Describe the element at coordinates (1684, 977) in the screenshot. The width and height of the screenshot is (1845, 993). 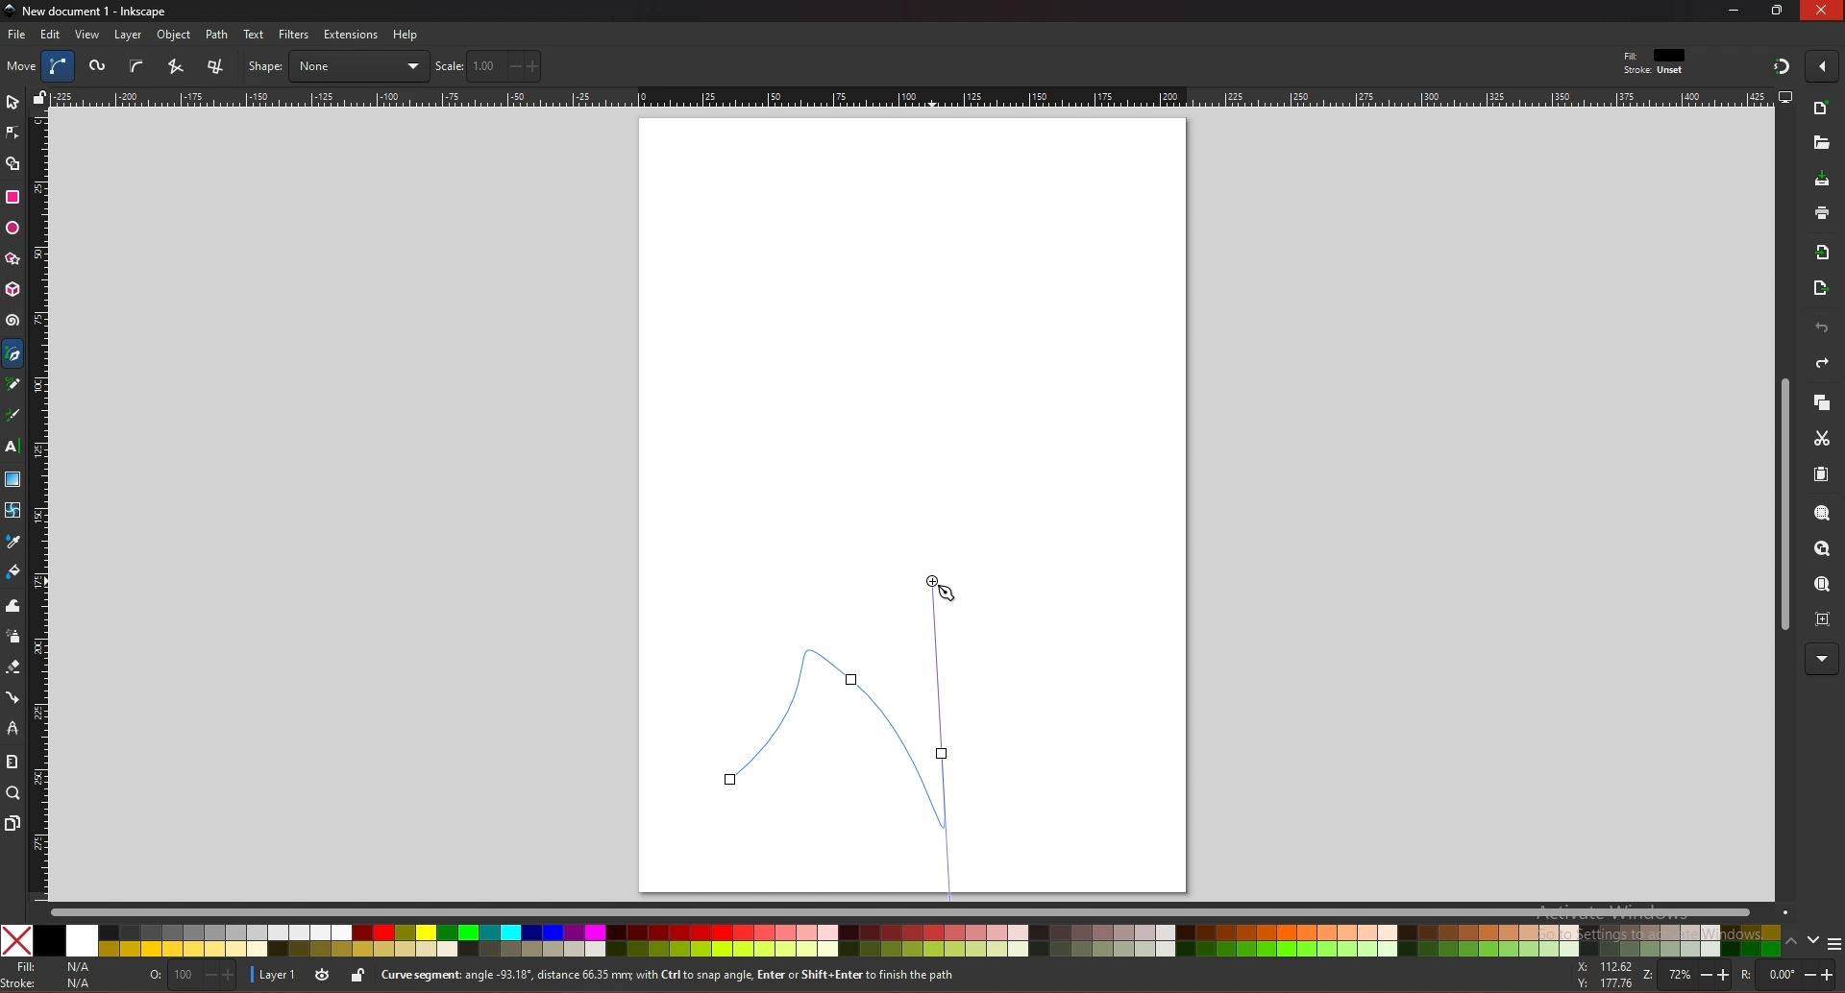
I see `zoom` at that location.